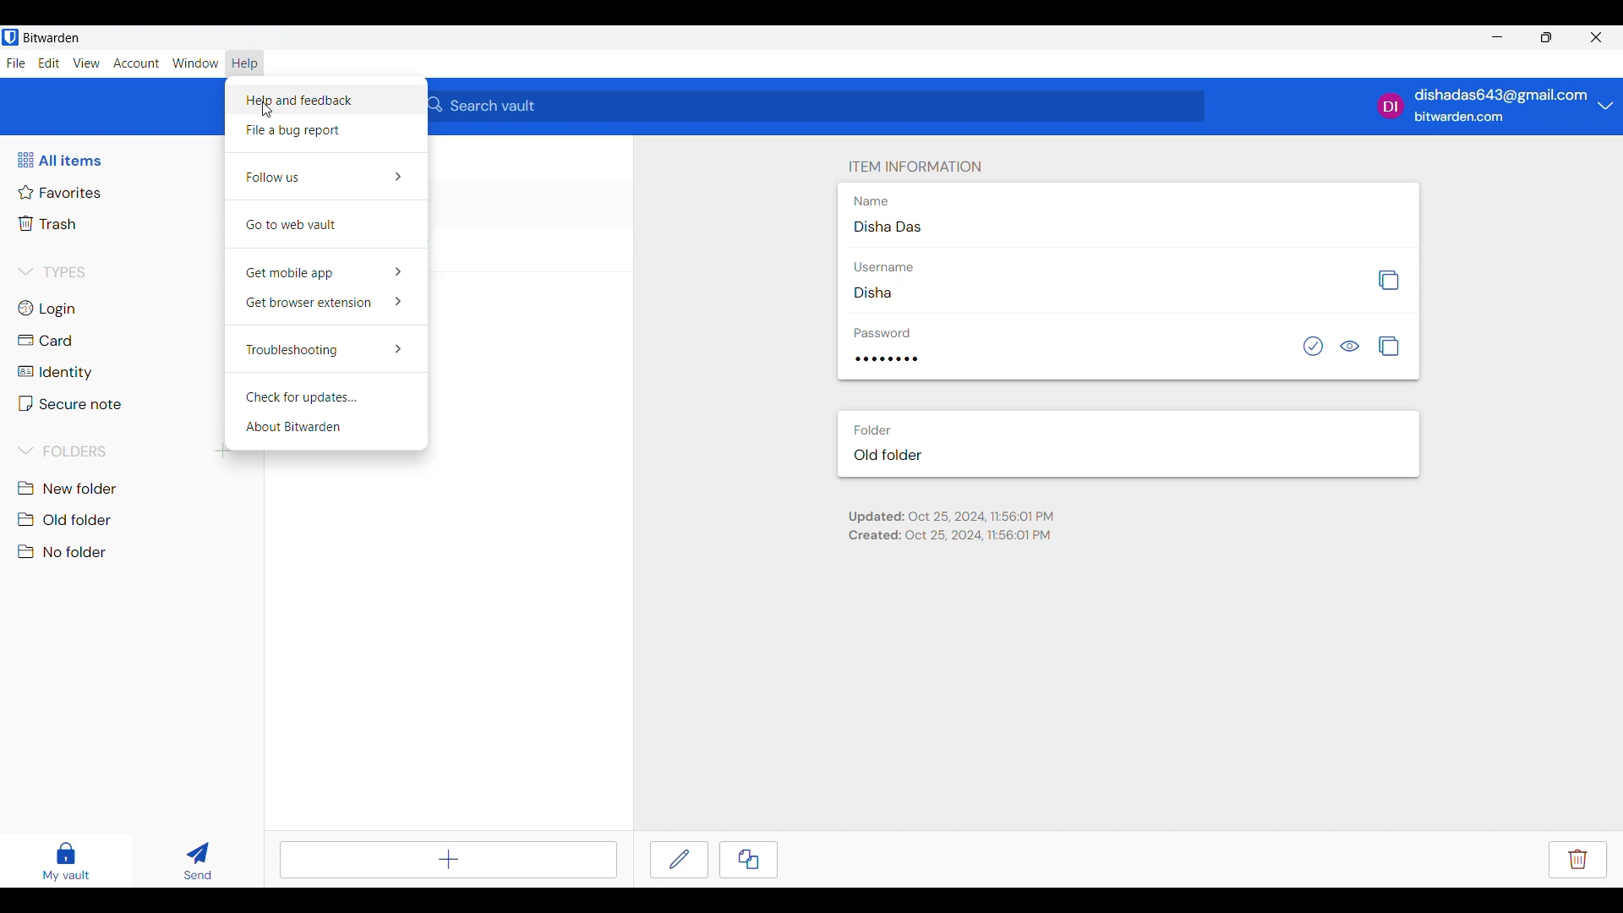 The width and height of the screenshot is (1623, 913). What do you see at coordinates (49, 63) in the screenshot?
I see `Edit menu` at bounding box center [49, 63].